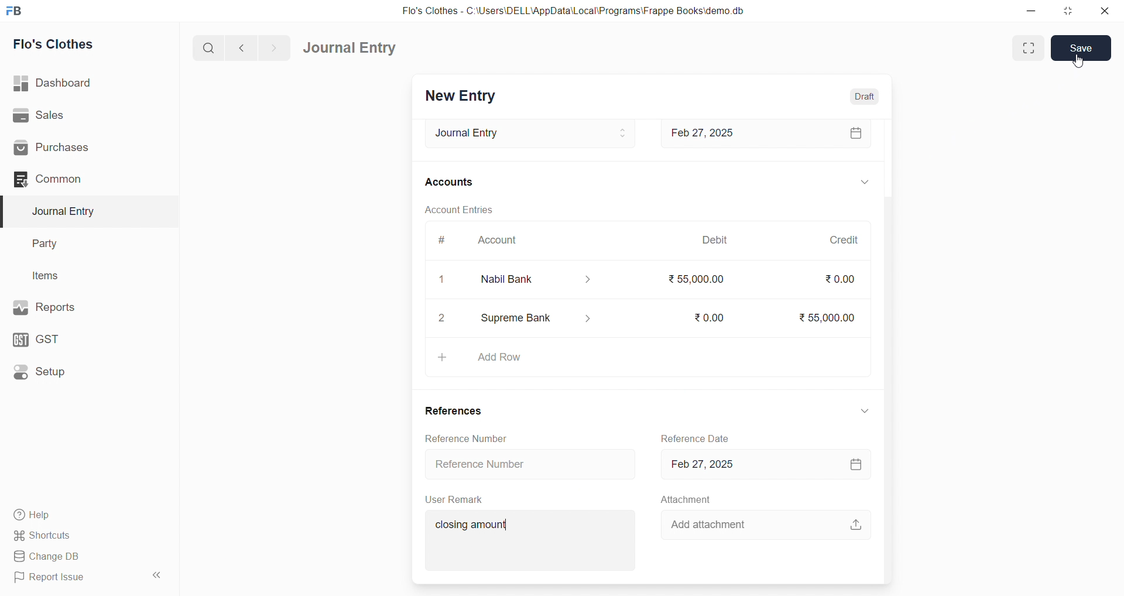 This screenshot has height=596, width=1124. Describe the element at coordinates (71, 536) in the screenshot. I see `Shortcuts` at that location.